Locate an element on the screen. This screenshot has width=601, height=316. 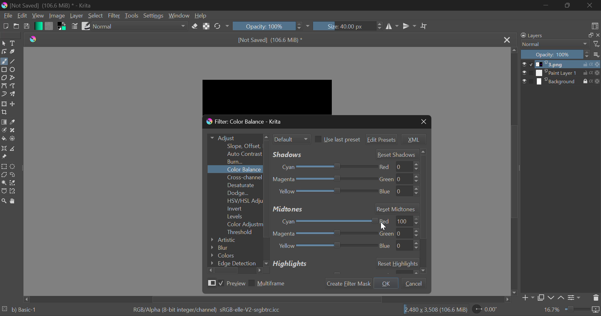
Colors is located at coordinates (233, 255).